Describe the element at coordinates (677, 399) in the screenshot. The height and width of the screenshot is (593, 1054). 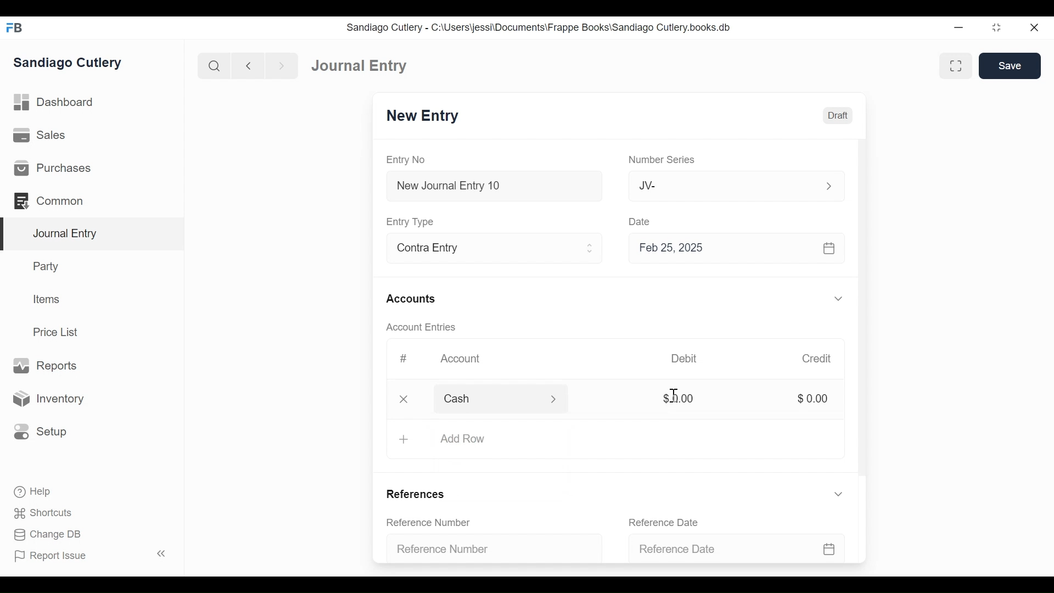
I see `$0.00` at that location.